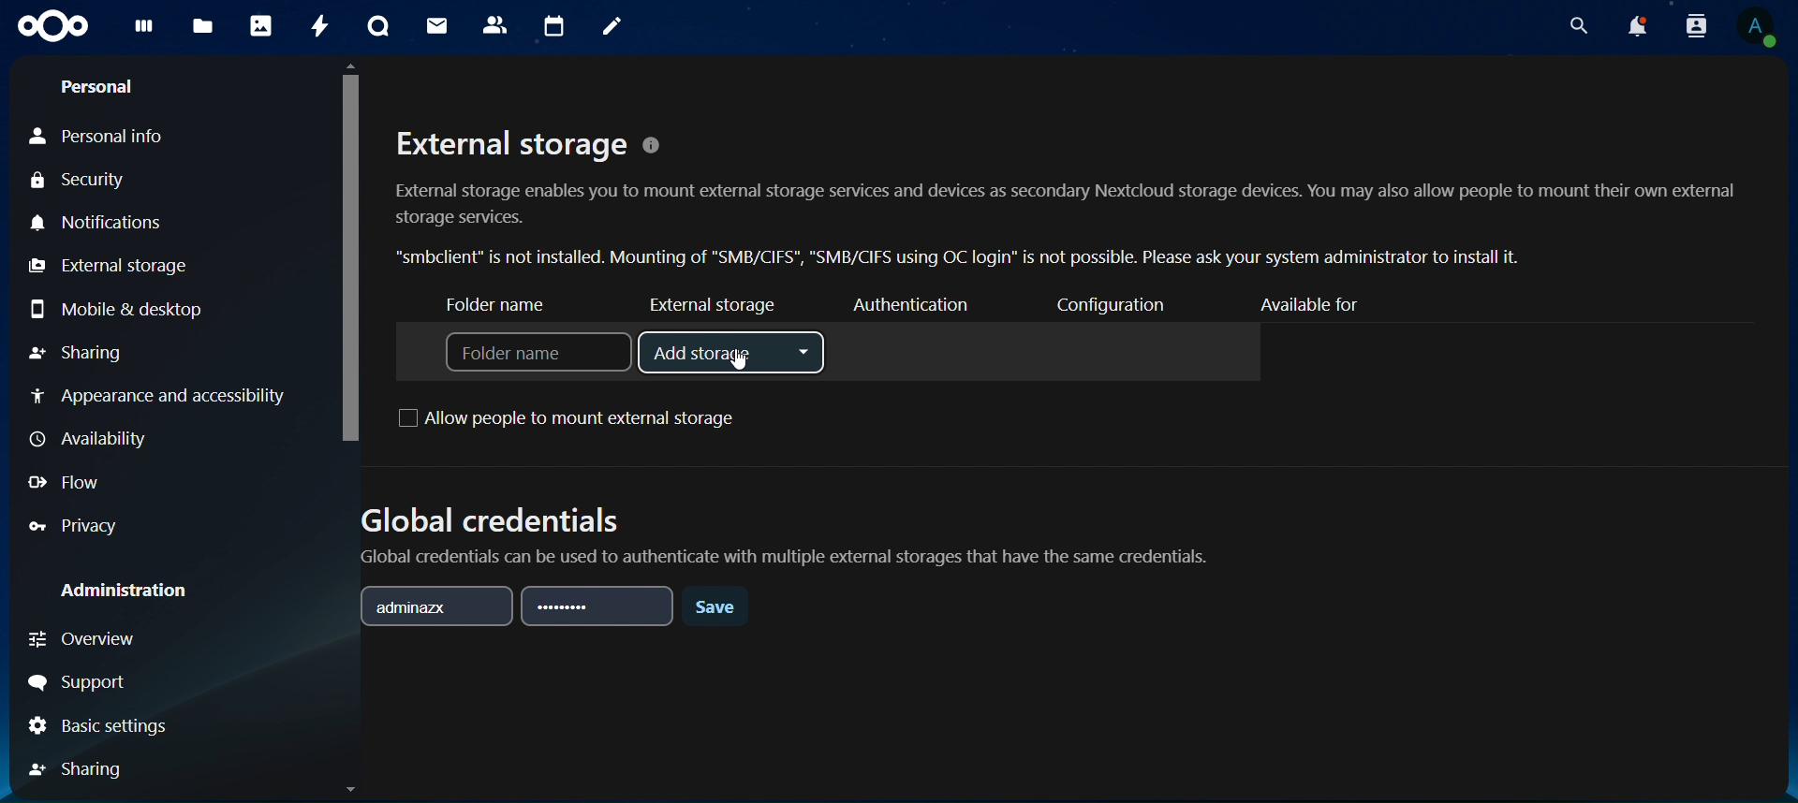 The width and height of the screenshot is (1798, 803). What do you see at coordinates (100, 83) in the screenshot?
I see `personal` at bounding box center [100, 83].